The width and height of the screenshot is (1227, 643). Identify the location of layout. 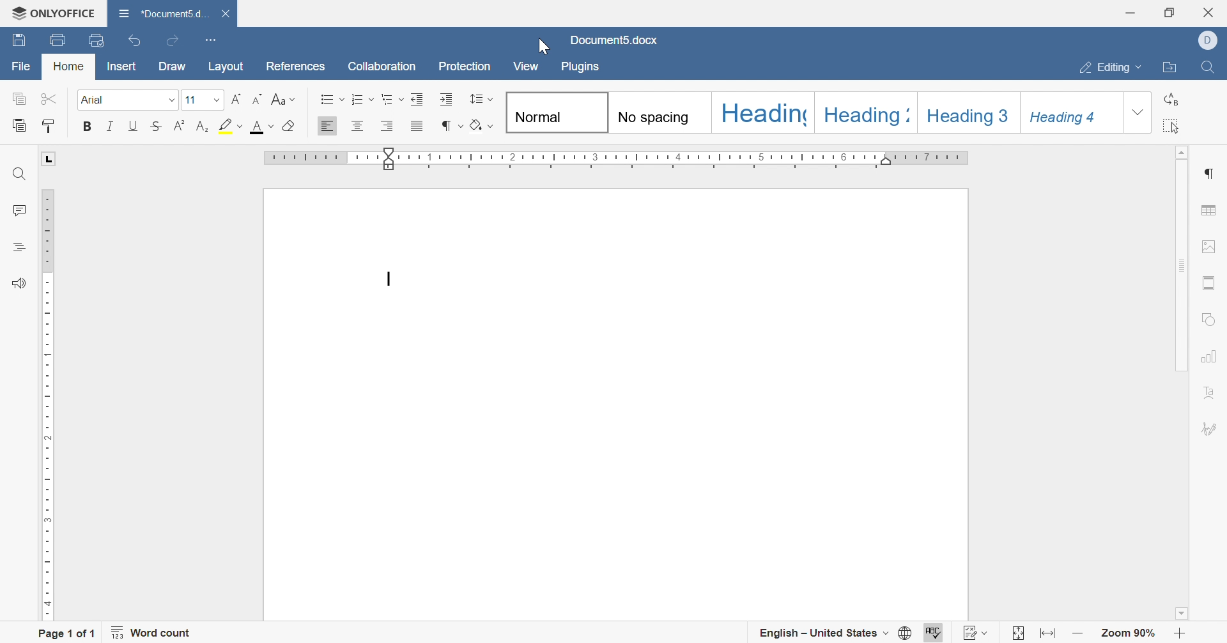
(228, 66).